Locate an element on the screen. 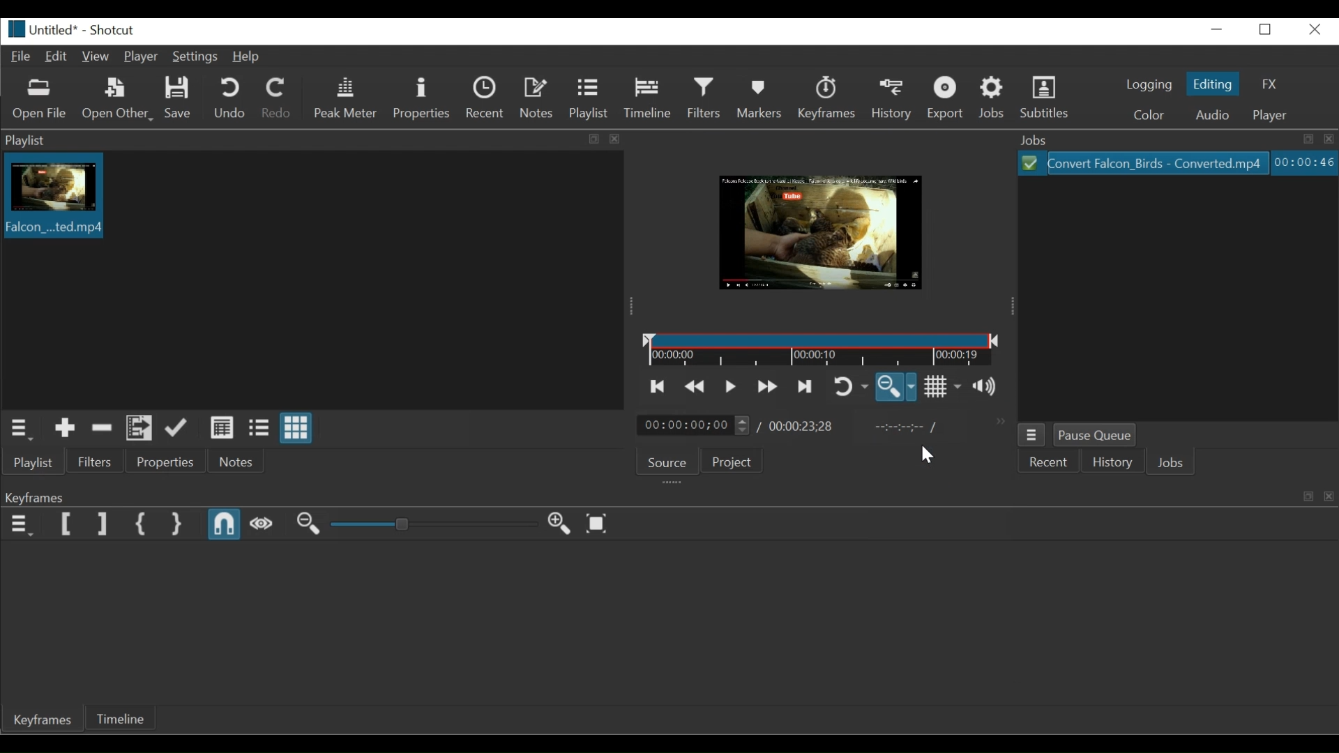 The width and height of the screenshot is (1339, 753). Shotcut is located at coordinates (112, 29).